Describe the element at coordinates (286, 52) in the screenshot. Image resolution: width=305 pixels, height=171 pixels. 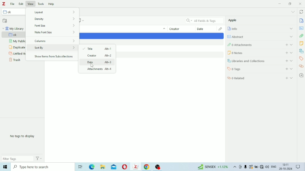
I see `add` at that location.